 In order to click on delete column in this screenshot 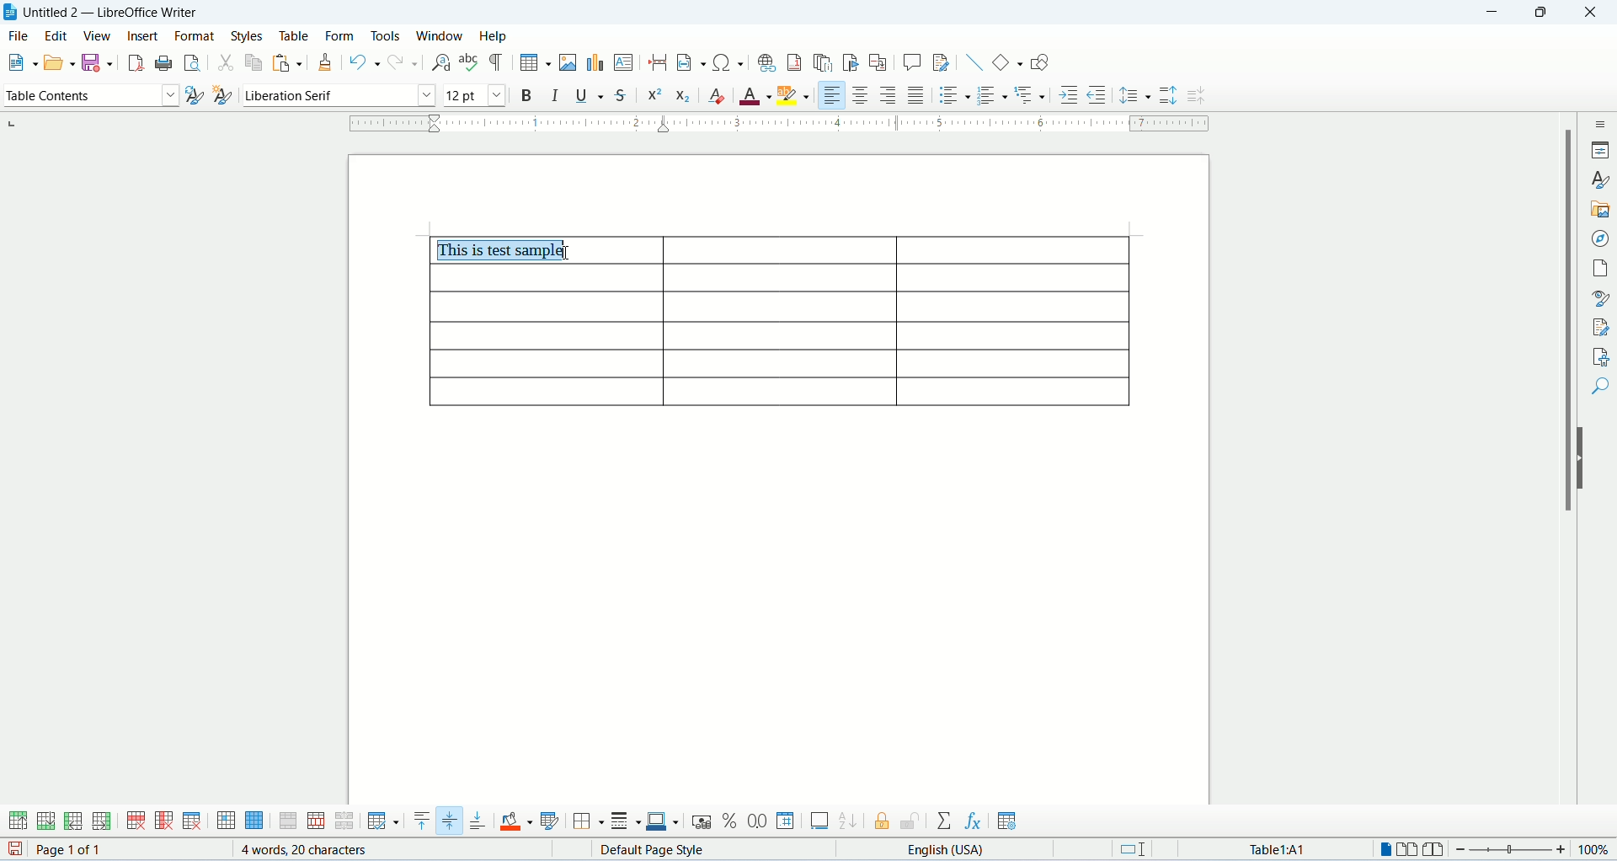, I will do `click(164, 822)`.